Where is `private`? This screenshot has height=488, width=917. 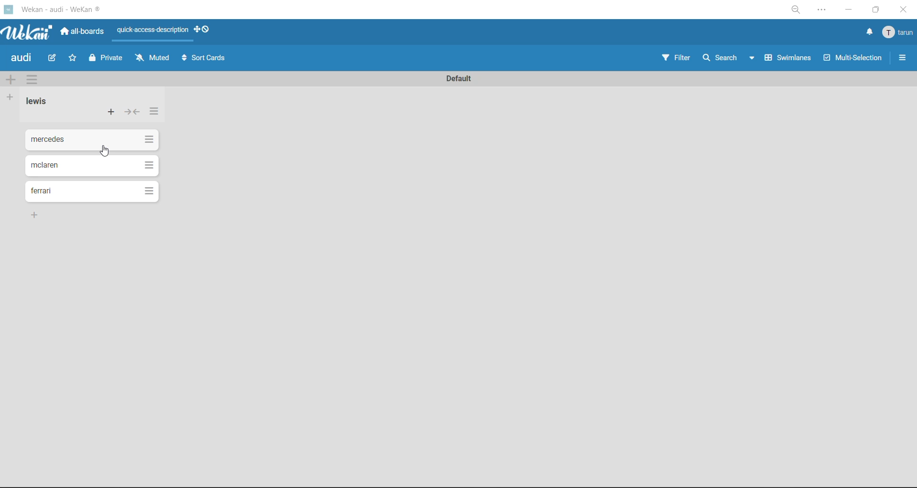 private is located at coordinates (107, 59).